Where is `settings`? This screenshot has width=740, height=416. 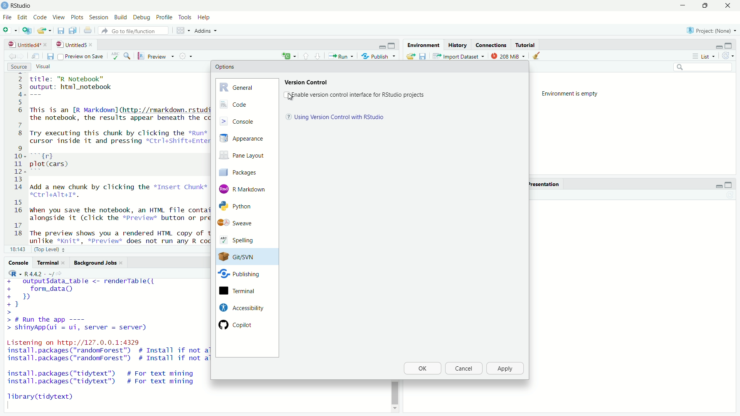
settings is located at coordinates (187, 56).